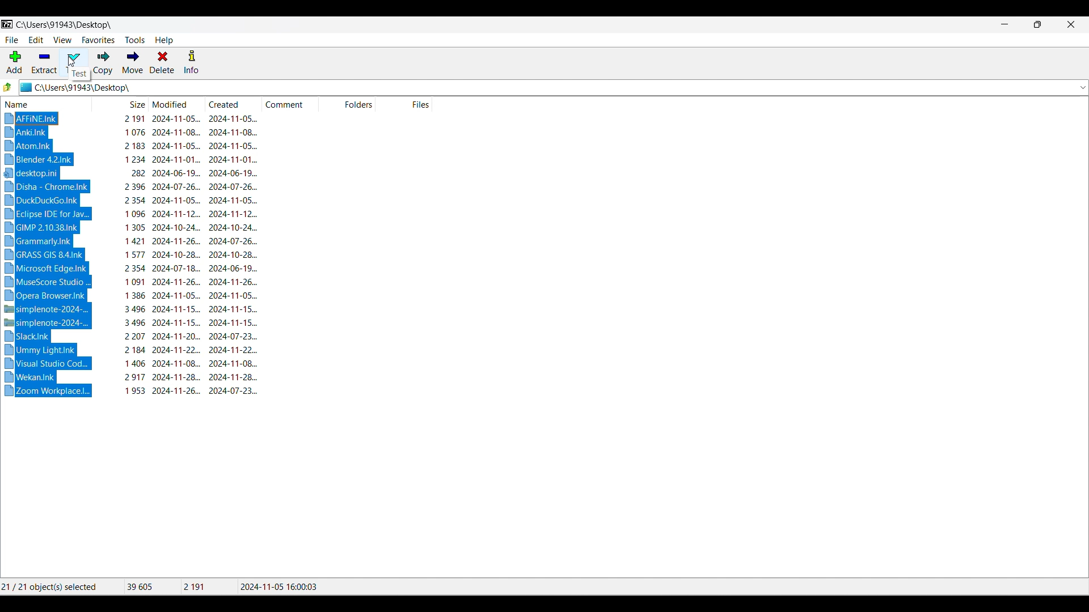 The width and height of the screenshot is (1089, 612). I want to click on Favorites menu, so click(98, 40).